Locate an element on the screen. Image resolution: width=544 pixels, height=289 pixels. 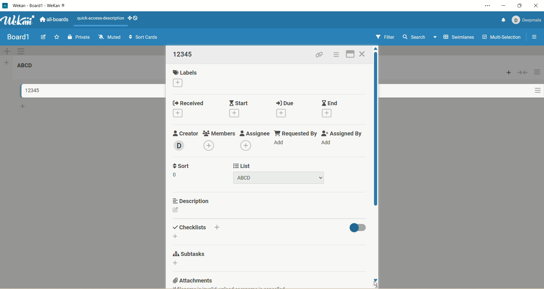
assigned by is located at coordinates (344, 134).